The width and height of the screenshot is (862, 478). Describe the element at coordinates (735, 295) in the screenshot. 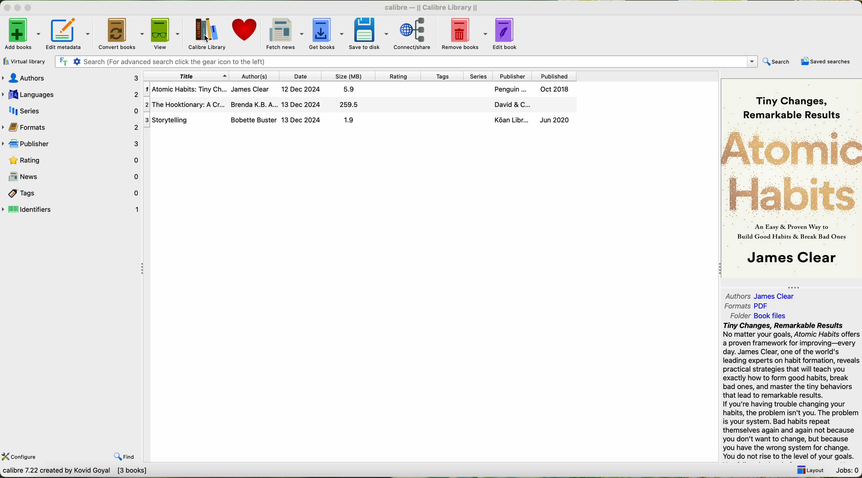

I see `authors` at that location.